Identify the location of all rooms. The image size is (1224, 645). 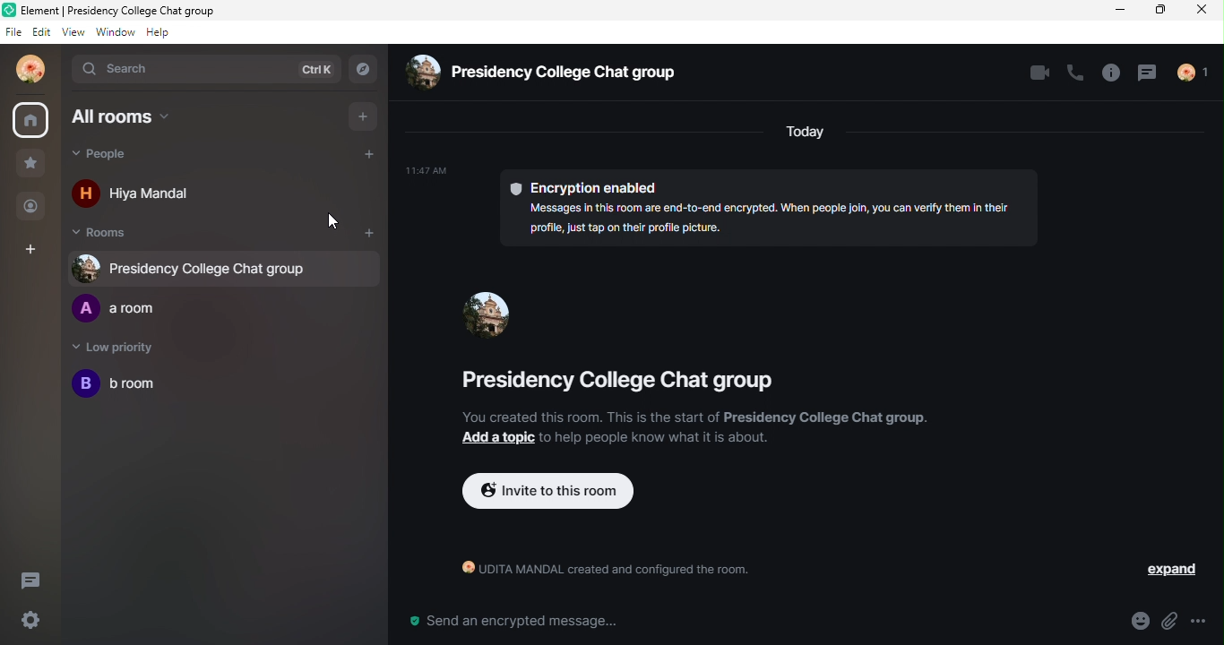
(129, 123).